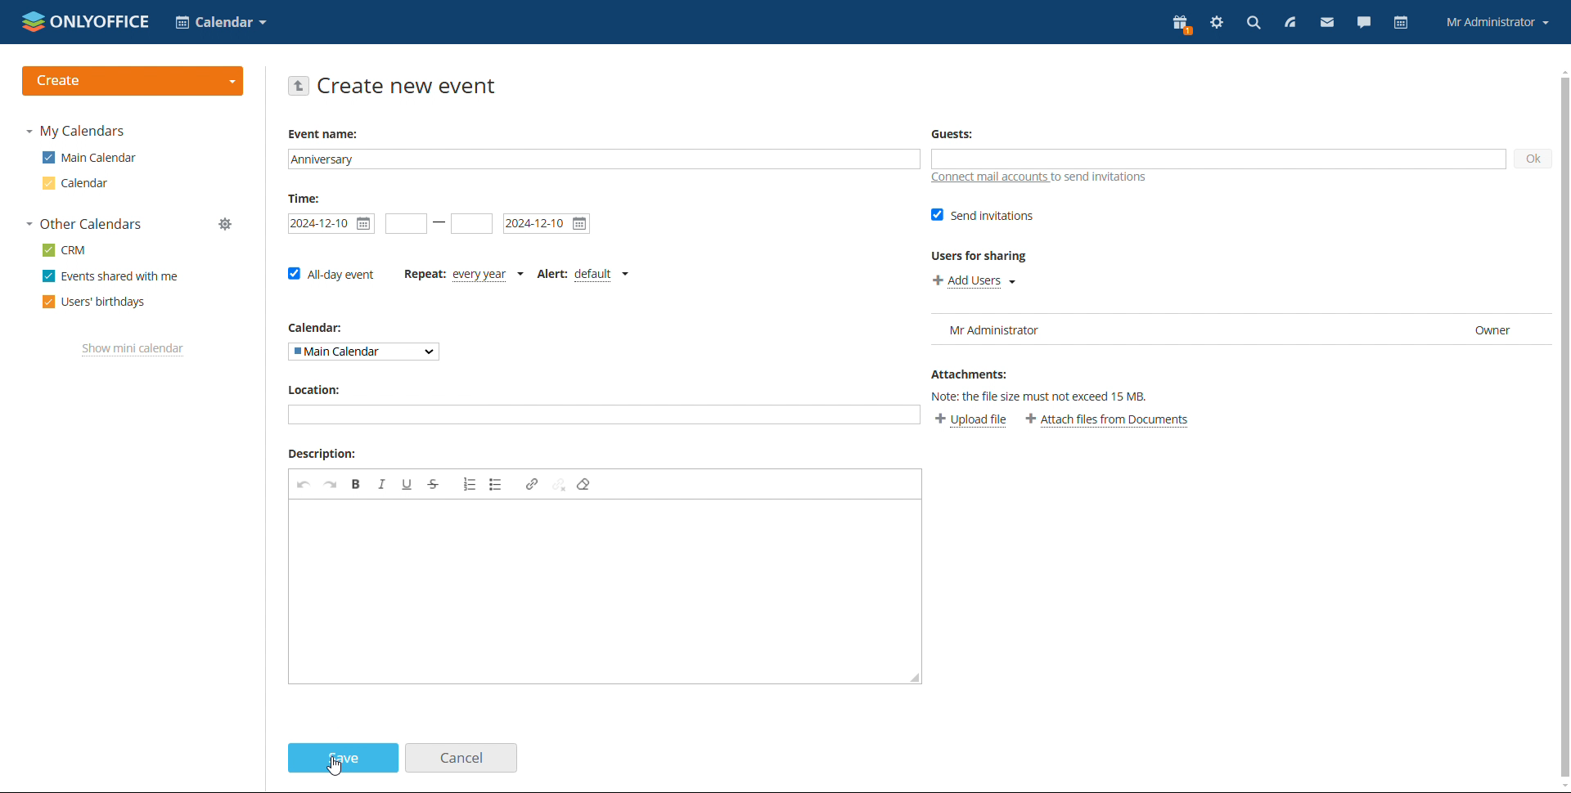 The height and width of the screenshot is (793, 1571). Describe the element at coordinates (948, 131) in the screenshot. I see `Guests:` at that location.